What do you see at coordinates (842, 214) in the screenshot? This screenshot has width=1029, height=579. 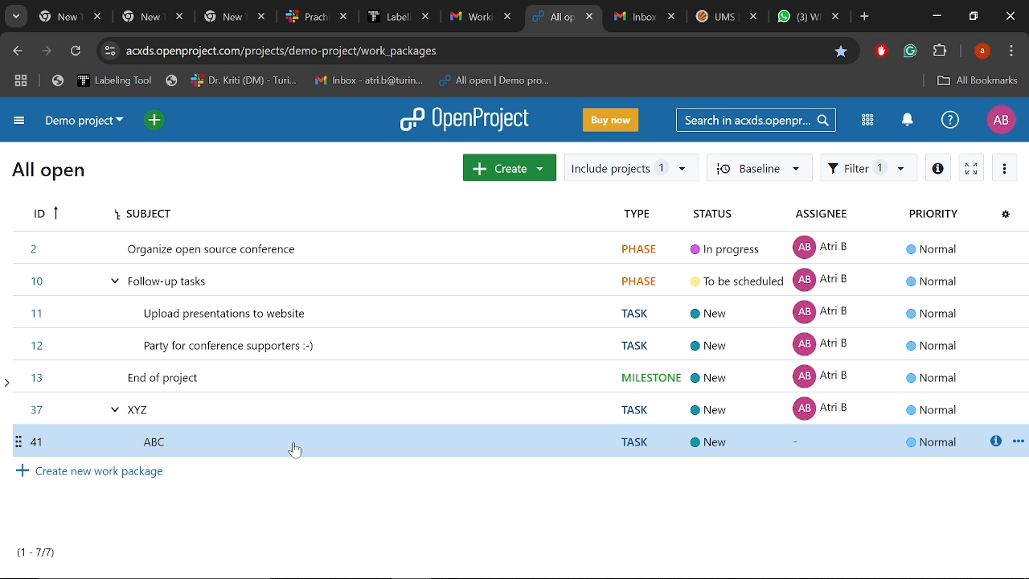 I see `Assignee` at bounding box center [842, 214].